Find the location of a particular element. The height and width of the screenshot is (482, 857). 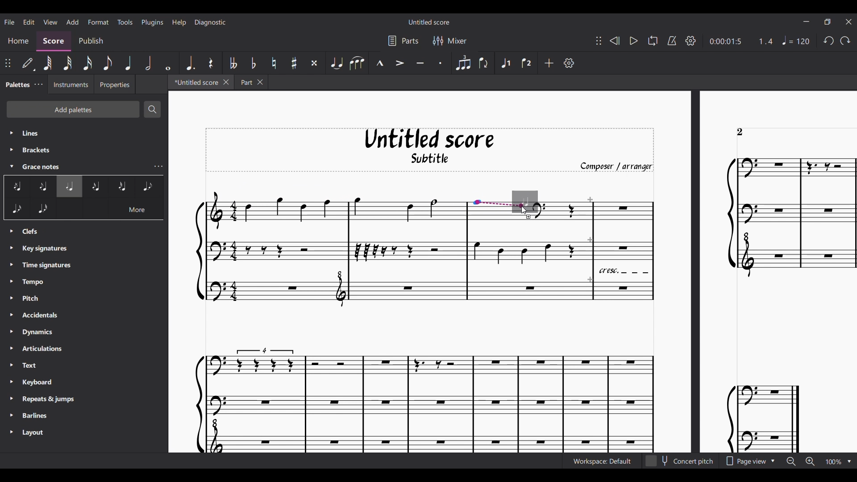

expand respective palette is located at coordinates (12, 142).